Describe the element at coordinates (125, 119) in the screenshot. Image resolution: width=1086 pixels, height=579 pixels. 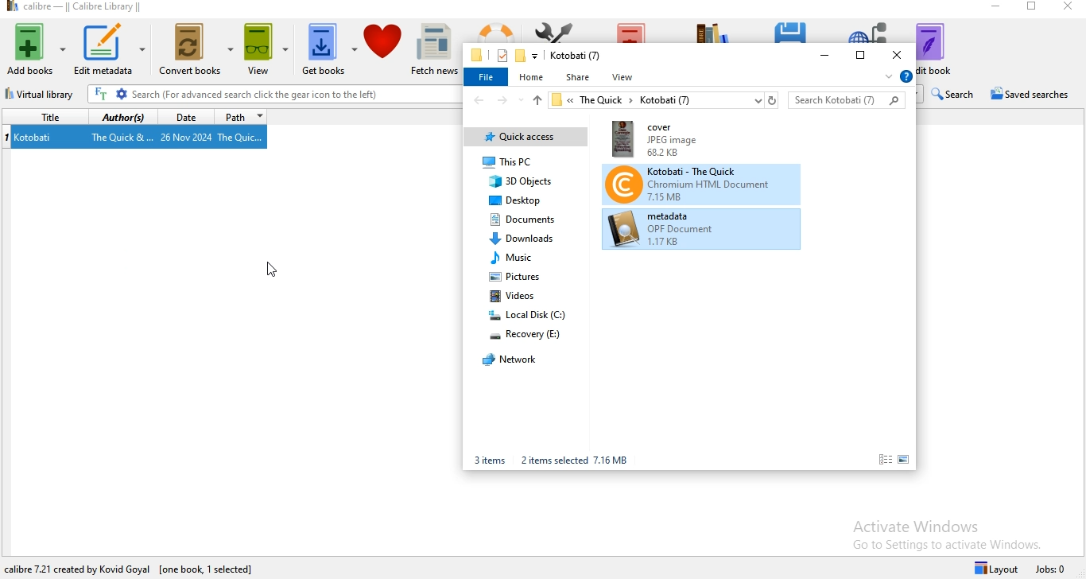
I see `author(s)` at that location.